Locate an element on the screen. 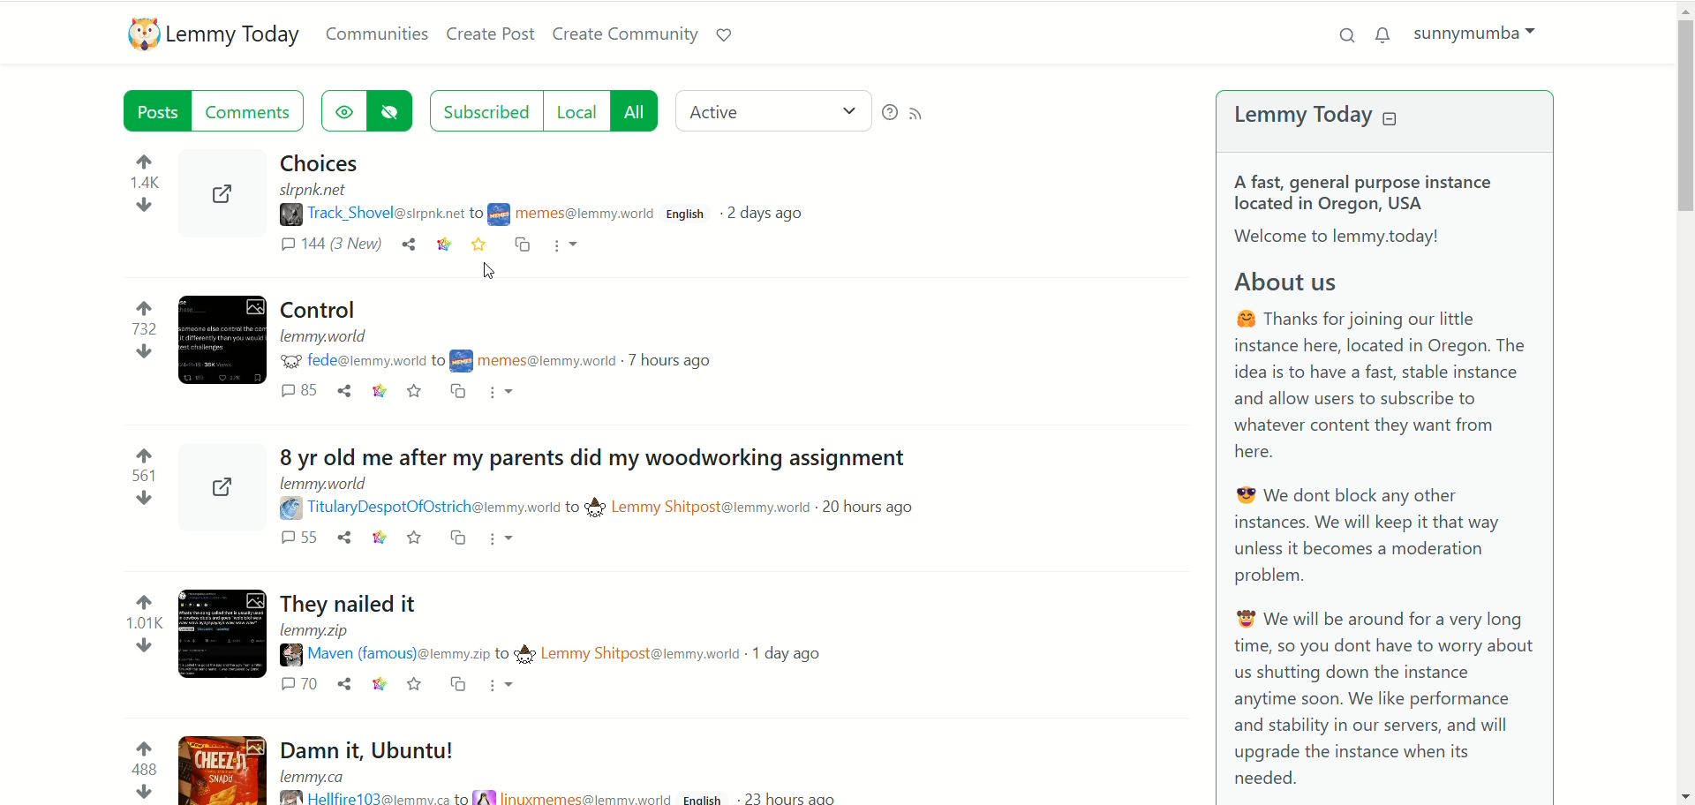  show hidden post is located at coordinates (343, 112).